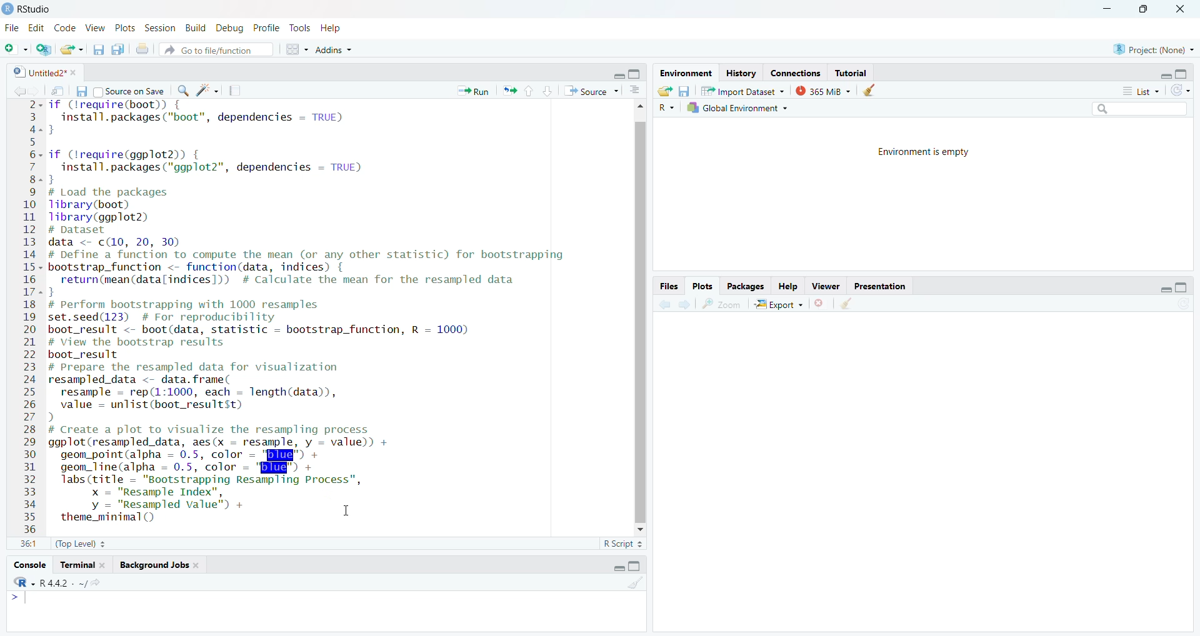 This screenshot has width=1200, height=636. Describe the element at coordinates (1153, 49) in the screenshot. I see `®) Project: (None) ~` at that location.